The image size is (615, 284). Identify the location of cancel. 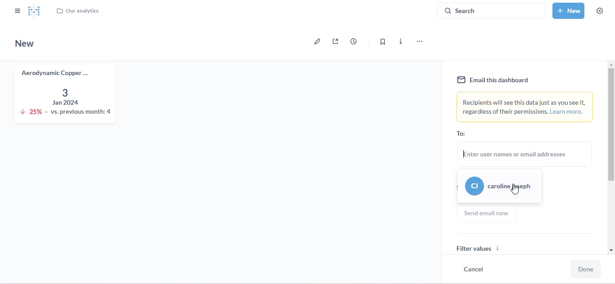
(474, 269).